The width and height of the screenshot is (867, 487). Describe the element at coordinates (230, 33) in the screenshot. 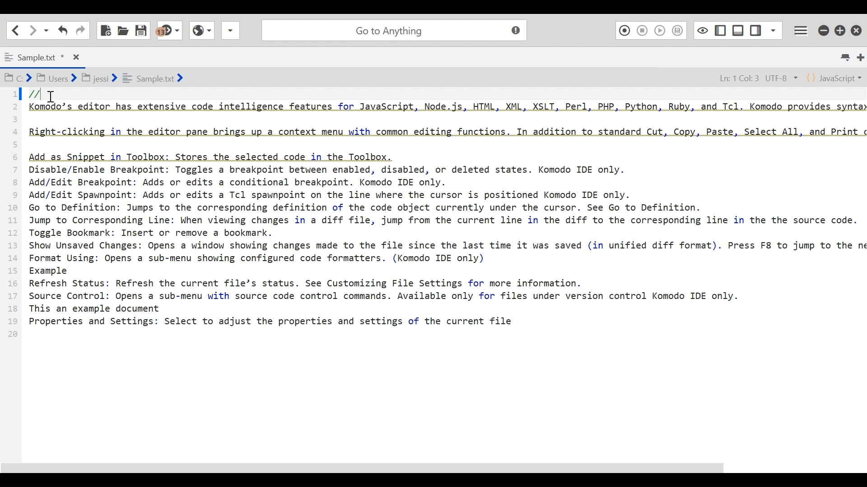

I see `dropdown` at that location.